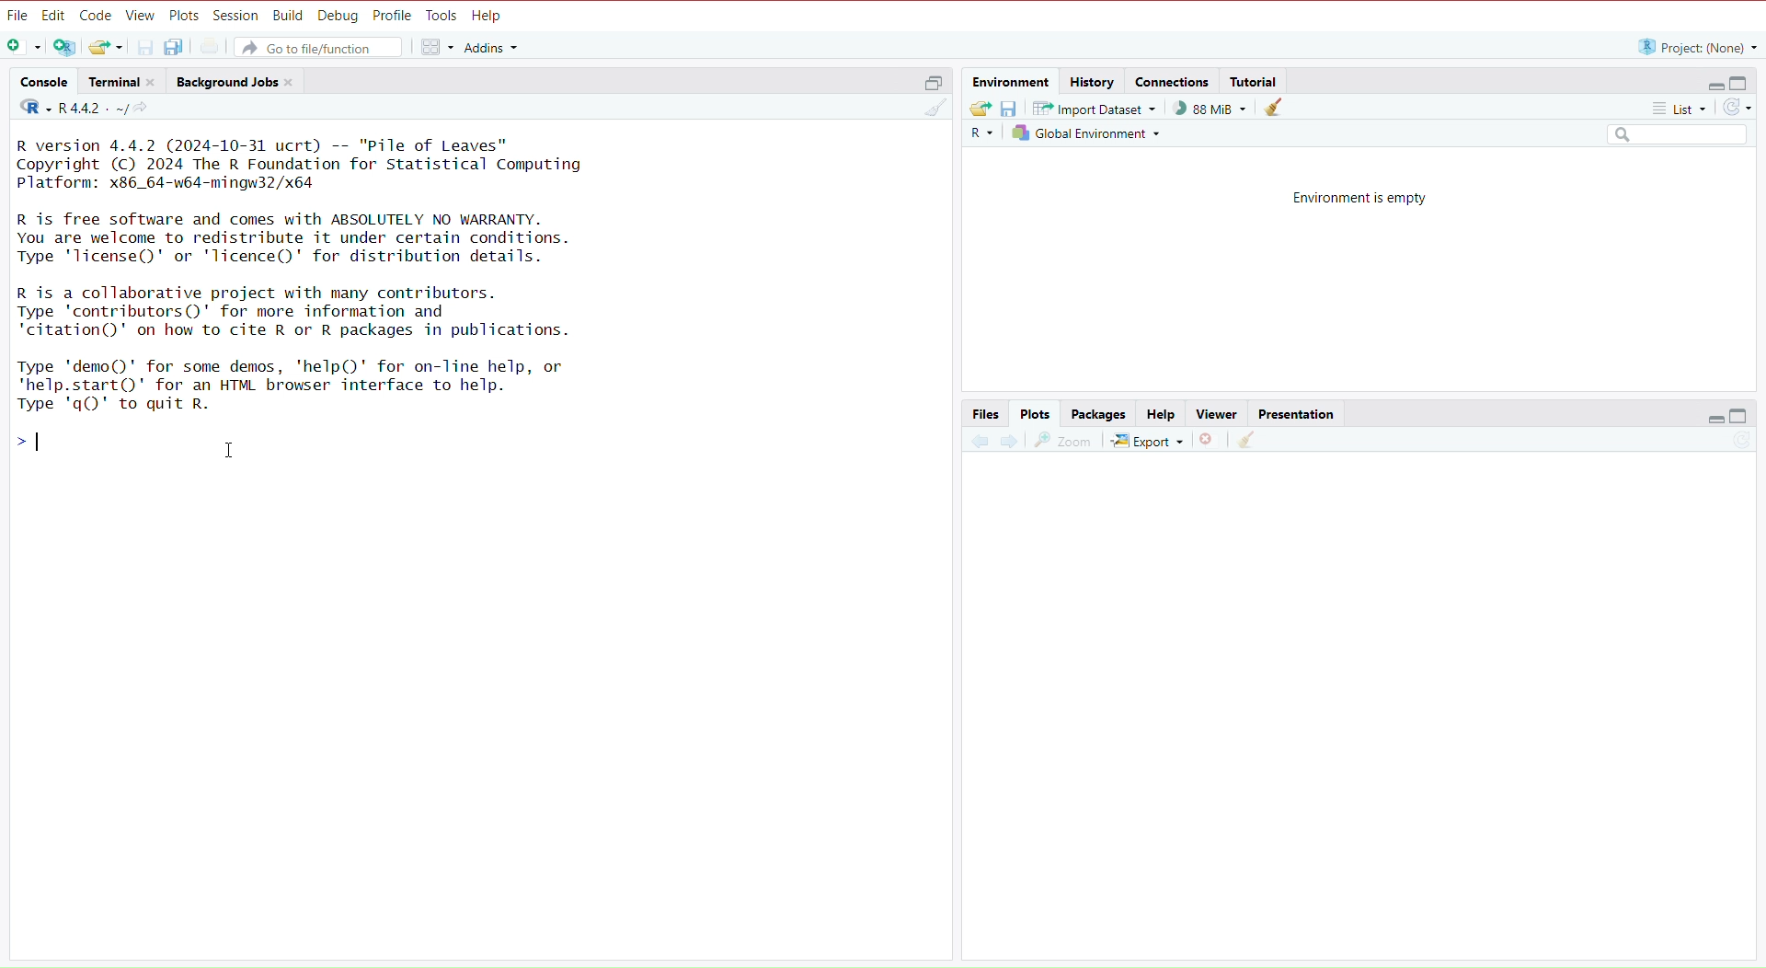 Image resolution: width=1766 pixels, height=968 pixels. What do you see at coordinates (414, 357) in the screenshot?
I see `R version 4.4.2 (2024-10-31 ucrt) -- "Pile of Leaves"
Copyright (C) 2024 The R Foundation for Statistical Computing
Platform: x86_64-w64-mingw32/x64

R is free software and comes with ABSOLUTELY NO WARRANTY.
You are welcome to redistribute it under certain conditions.
Type 'lTicense()' or 'lTicence()' for distribution details.

R is a collaborative project with many contributors.

Type 'contributors()' for more information and

‘citation()' on how to cite R or R packages in publications.
Type 'demo()' for some demos, 'help()' for on-line help, or
"help.start()' for an HTML browser interface to help.

Type 'q()' to quit R.

>| I` at bounding box center [414, 357].